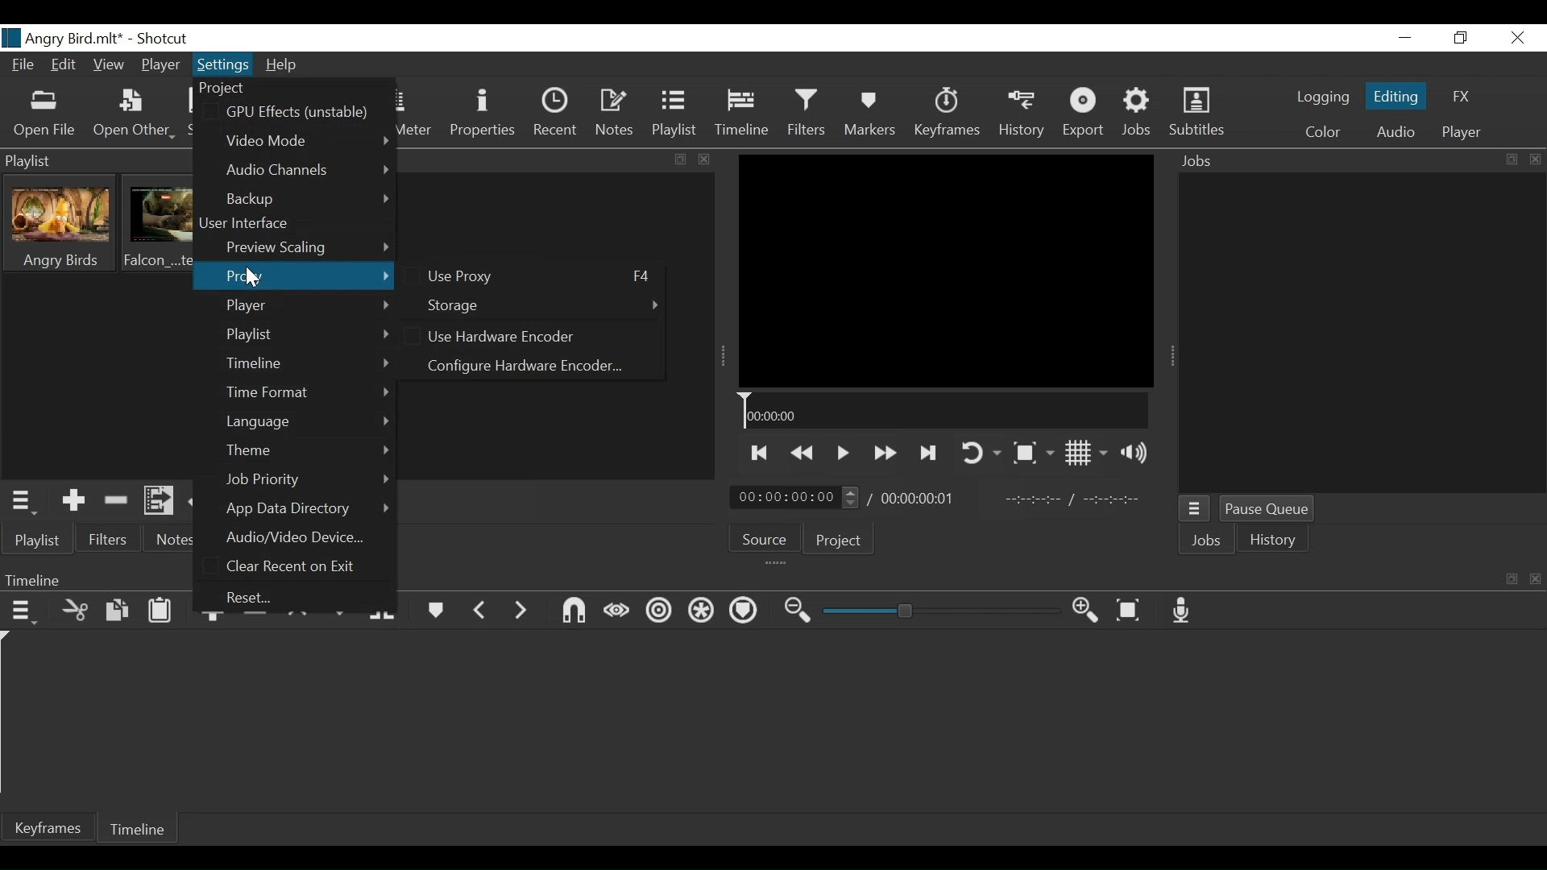 The width and height of the screenshot is (1547, 870). What do you see at coordinates (978, 454) in the screenshot?
I see `Toggle player looping` at bounding box center [978, 454].